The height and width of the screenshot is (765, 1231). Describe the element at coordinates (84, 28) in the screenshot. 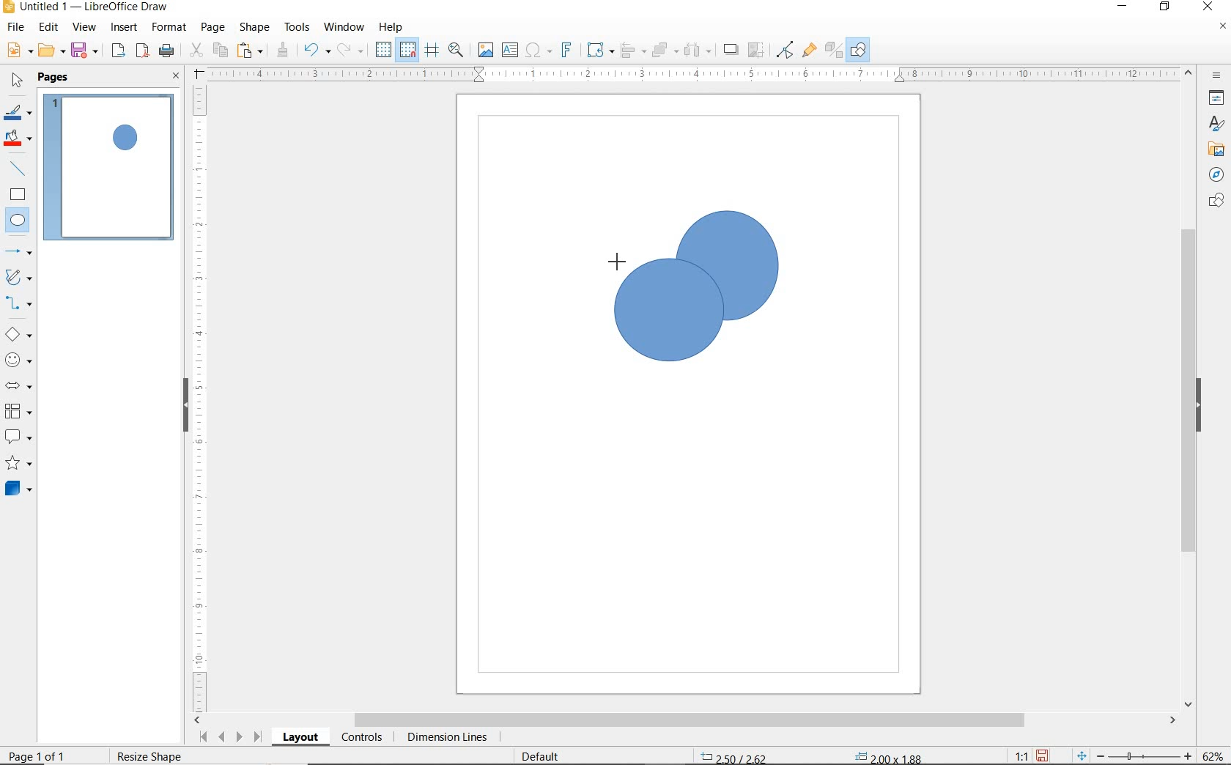

I see `VIEW` at that location.